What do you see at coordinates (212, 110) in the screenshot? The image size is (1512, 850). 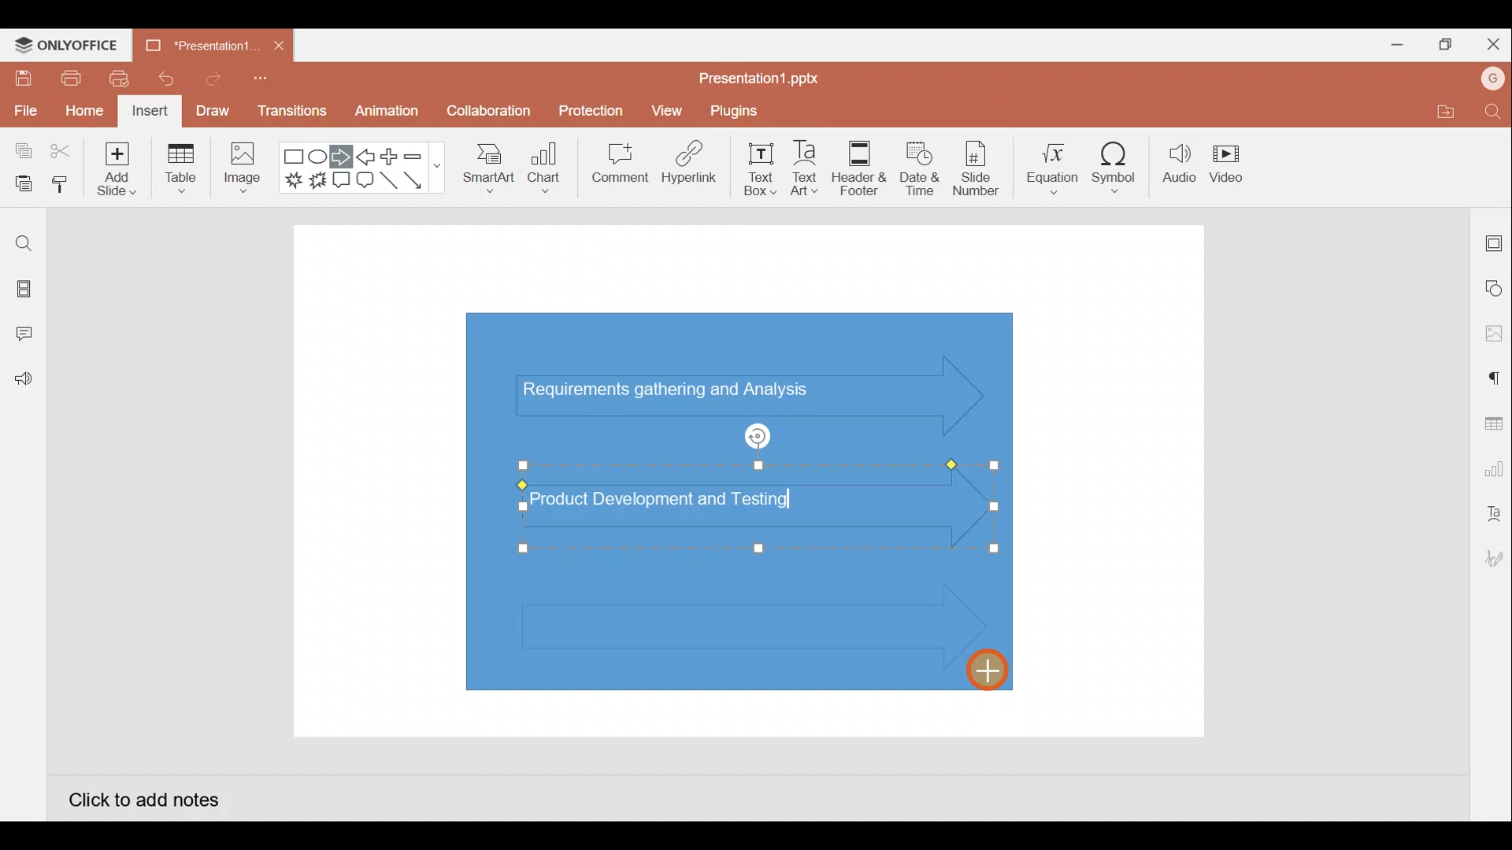 I see `Draw` at bounding box center [212, 110].